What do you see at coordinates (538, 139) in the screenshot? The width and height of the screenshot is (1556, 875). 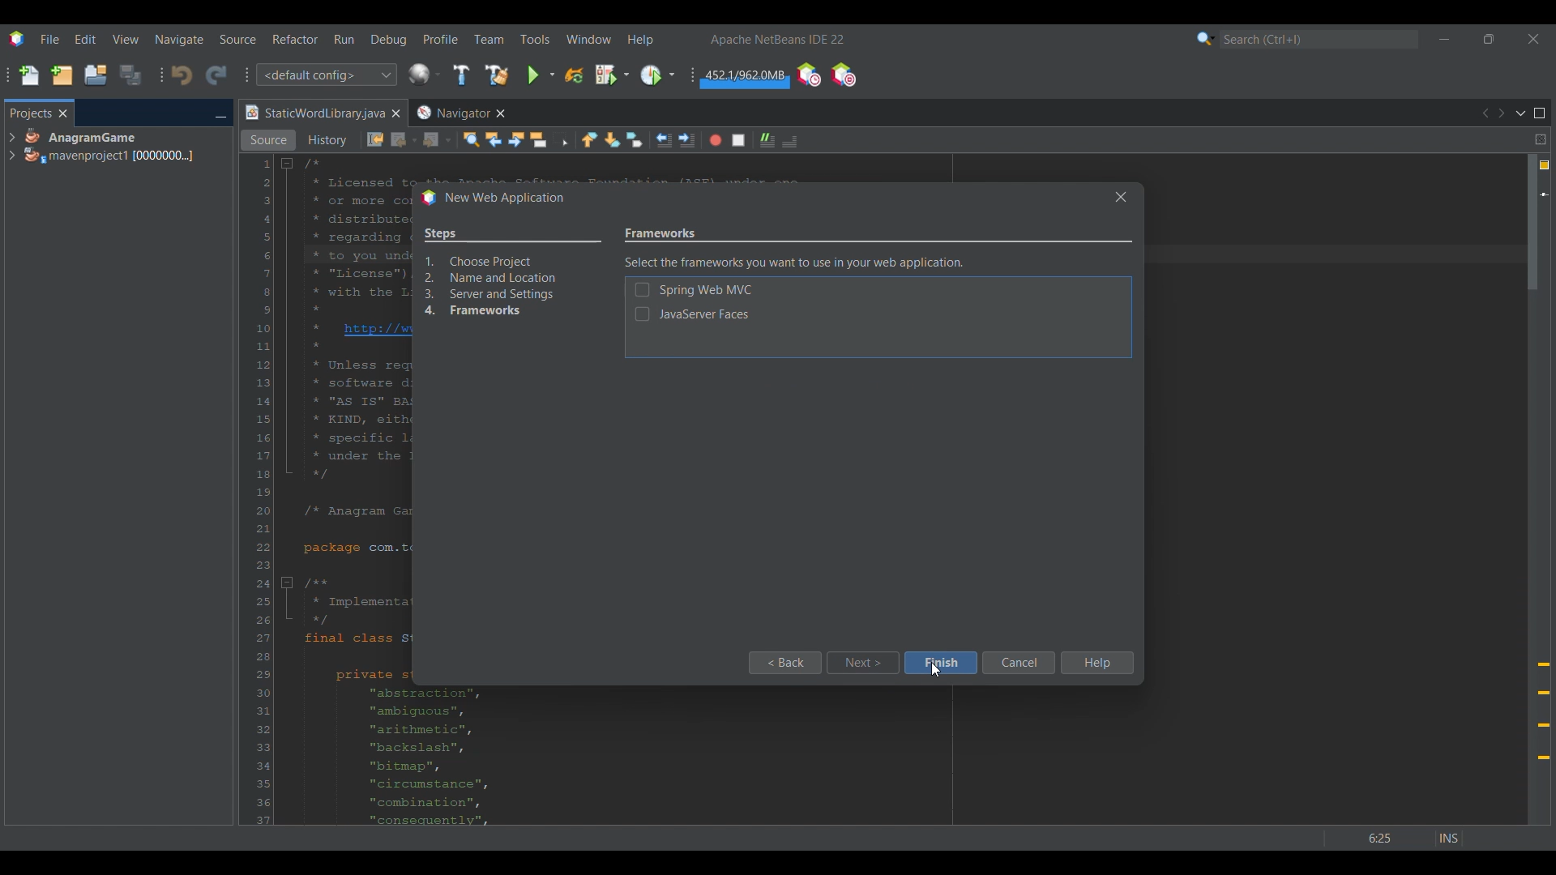 I see `Toggle highlight search` at bounding box center [538, 139].